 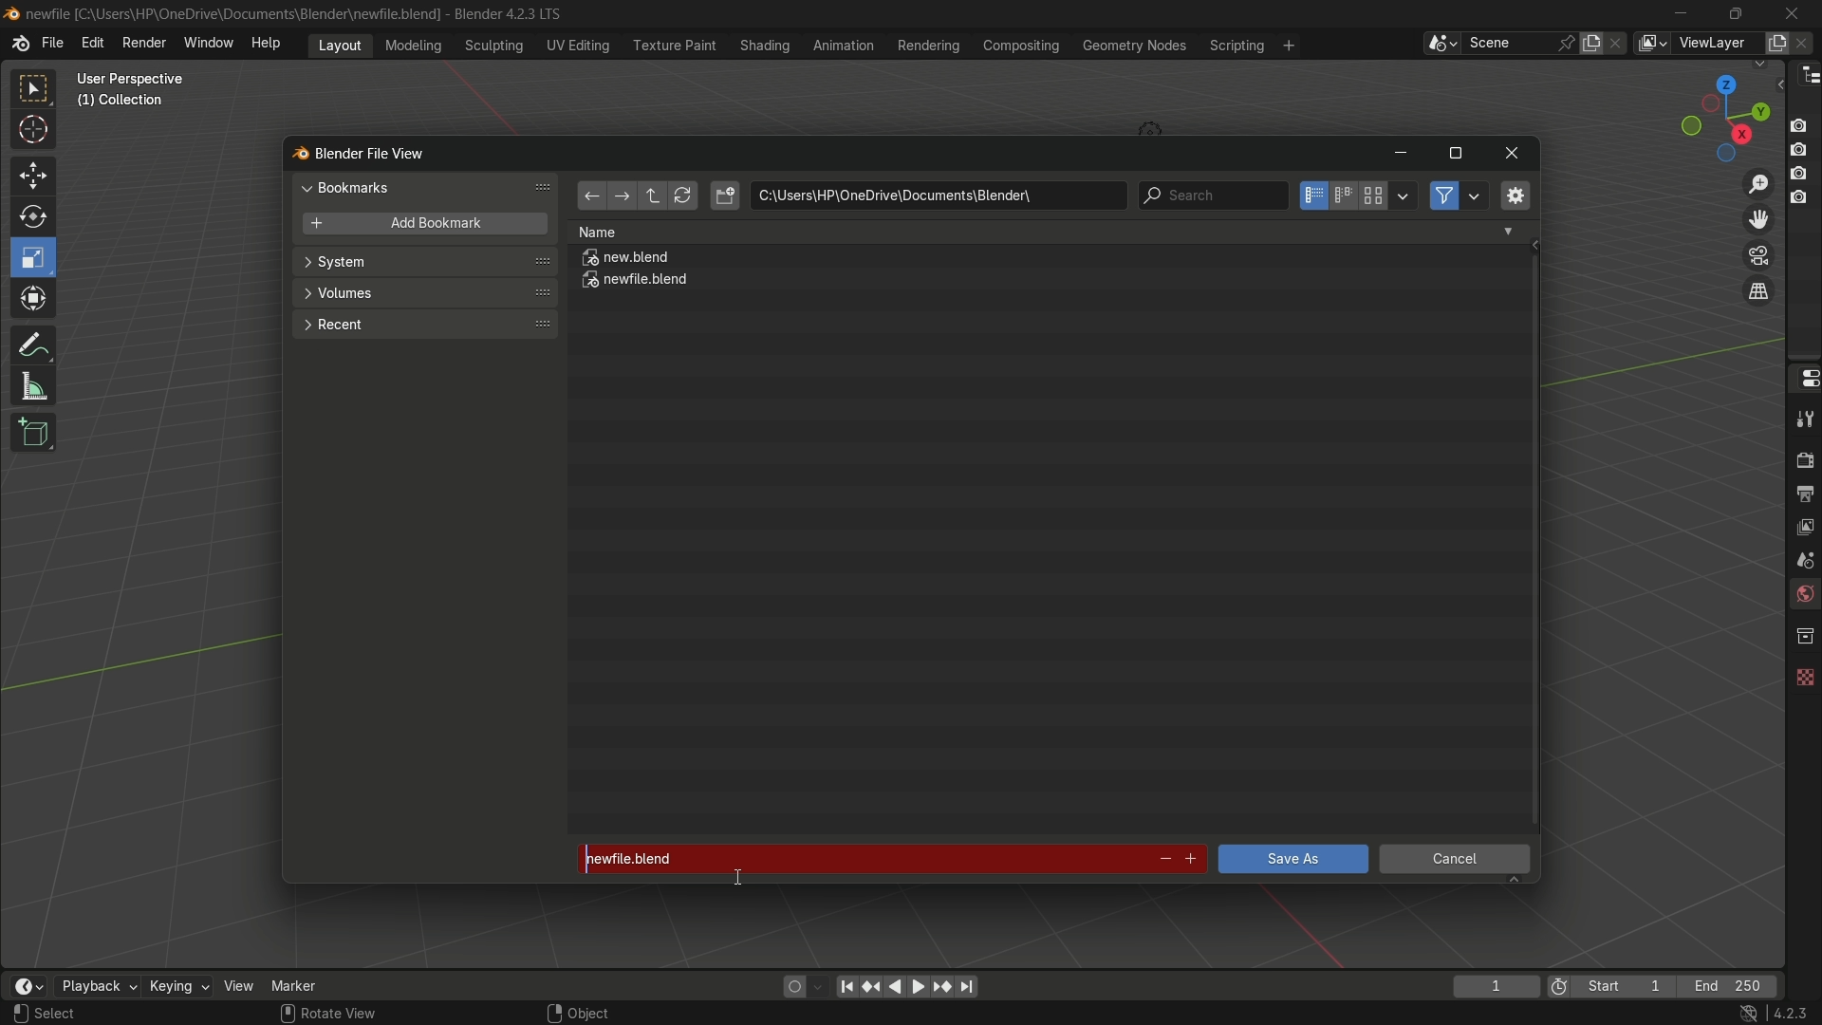 I want to click on maximize or restore, so click(x=1735, y=12).